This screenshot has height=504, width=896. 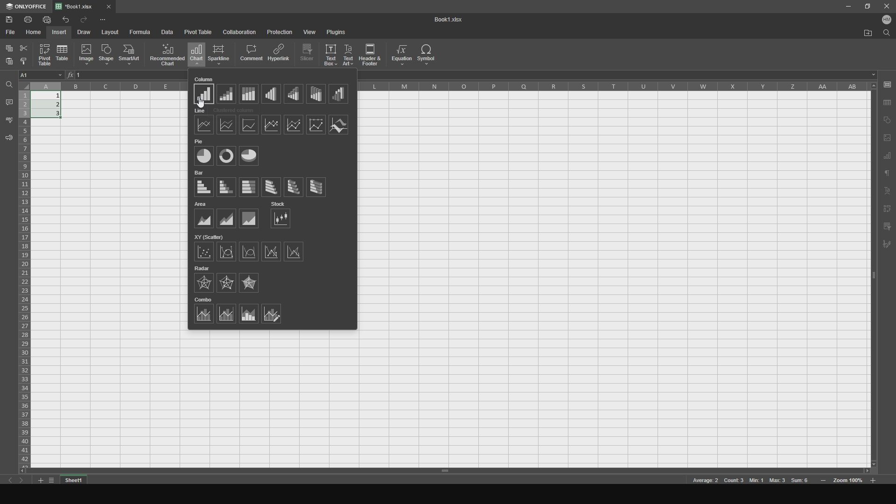 I want to click on feedback and support, so click(x=8, y=139).